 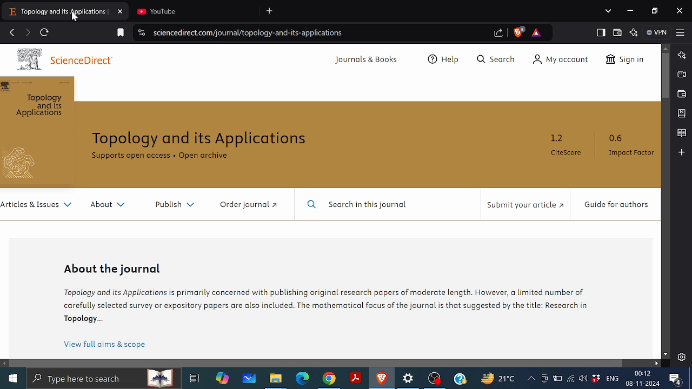 What do you see at coordinates (142, 33) in the screenshot?
I see `View cite information` at bounding box center [142, 33].